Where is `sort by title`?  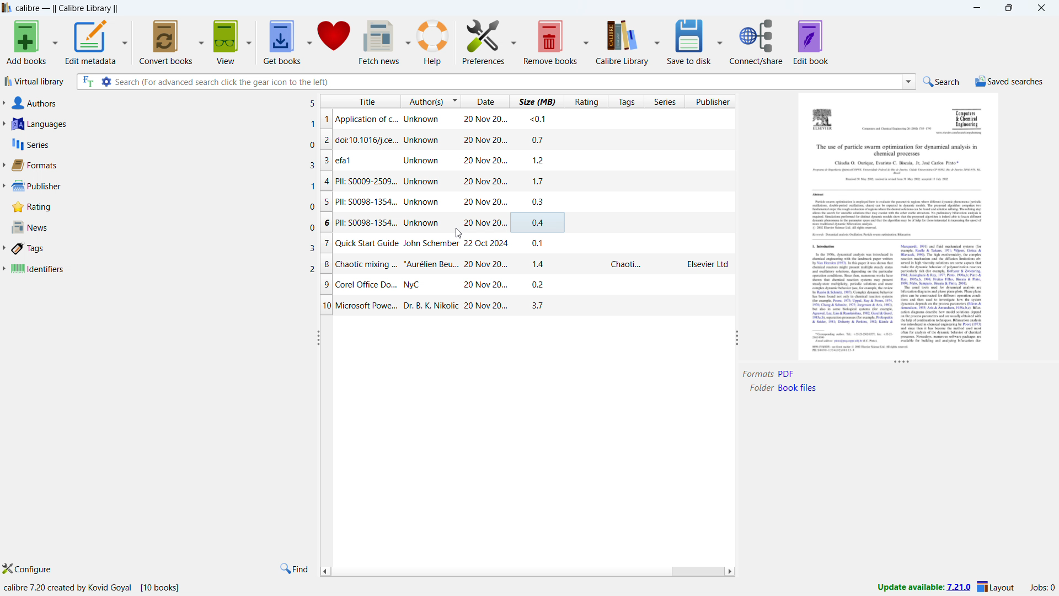 sort by title is located at coordinates (361, 100).